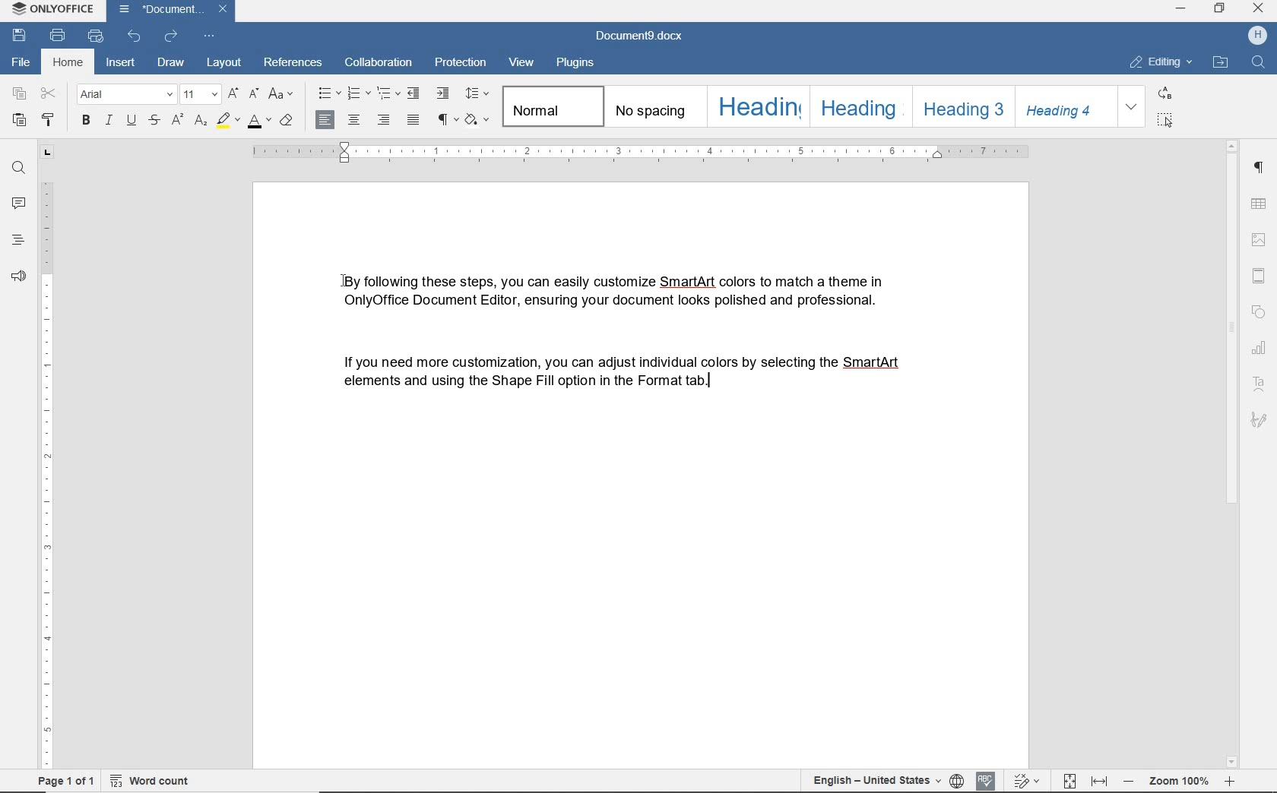  I want to click on collaboration, so click(380, 63).